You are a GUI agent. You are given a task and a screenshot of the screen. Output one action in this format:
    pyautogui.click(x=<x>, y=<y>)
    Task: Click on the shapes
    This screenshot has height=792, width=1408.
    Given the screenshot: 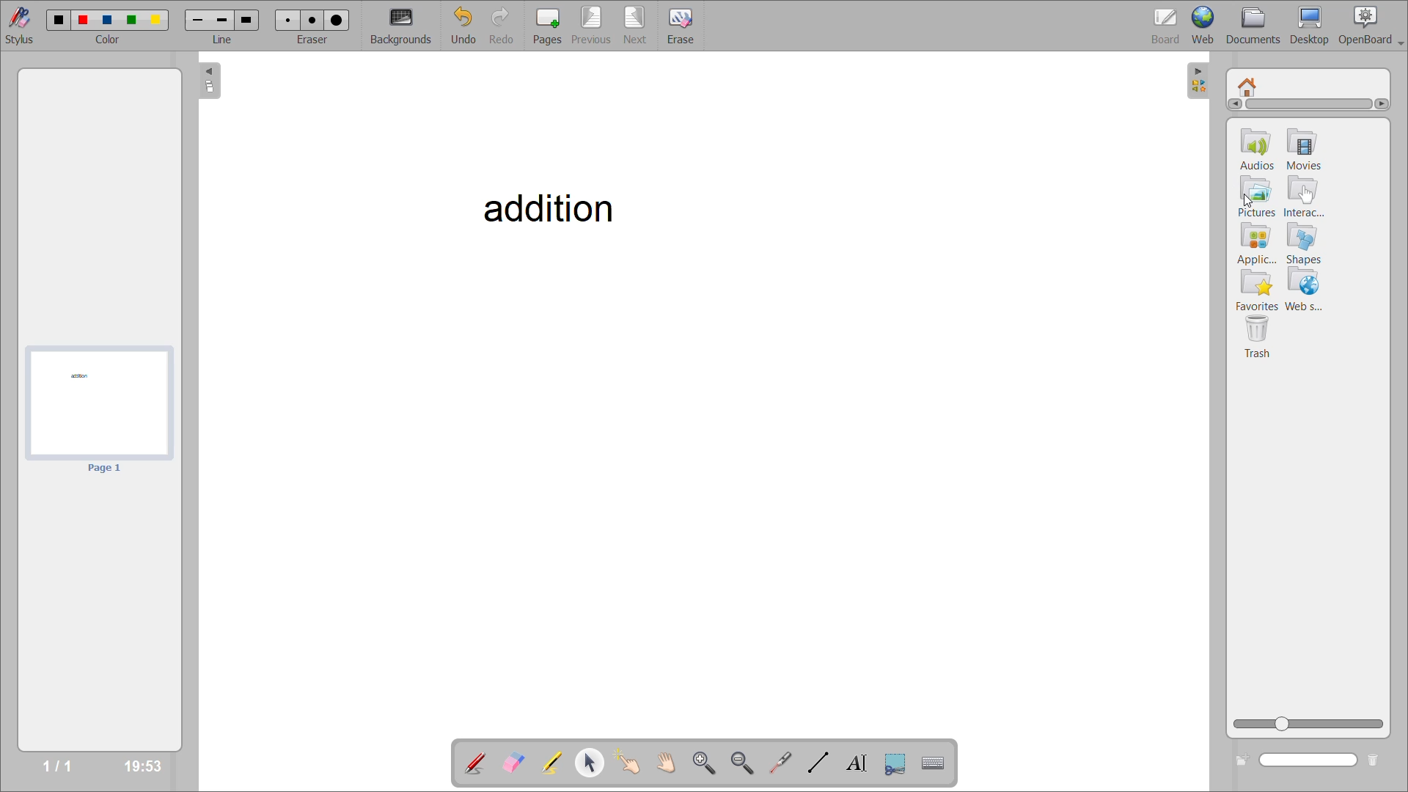 What is the action you would take?
    pyautogui.click(x=1307, y=243)
    